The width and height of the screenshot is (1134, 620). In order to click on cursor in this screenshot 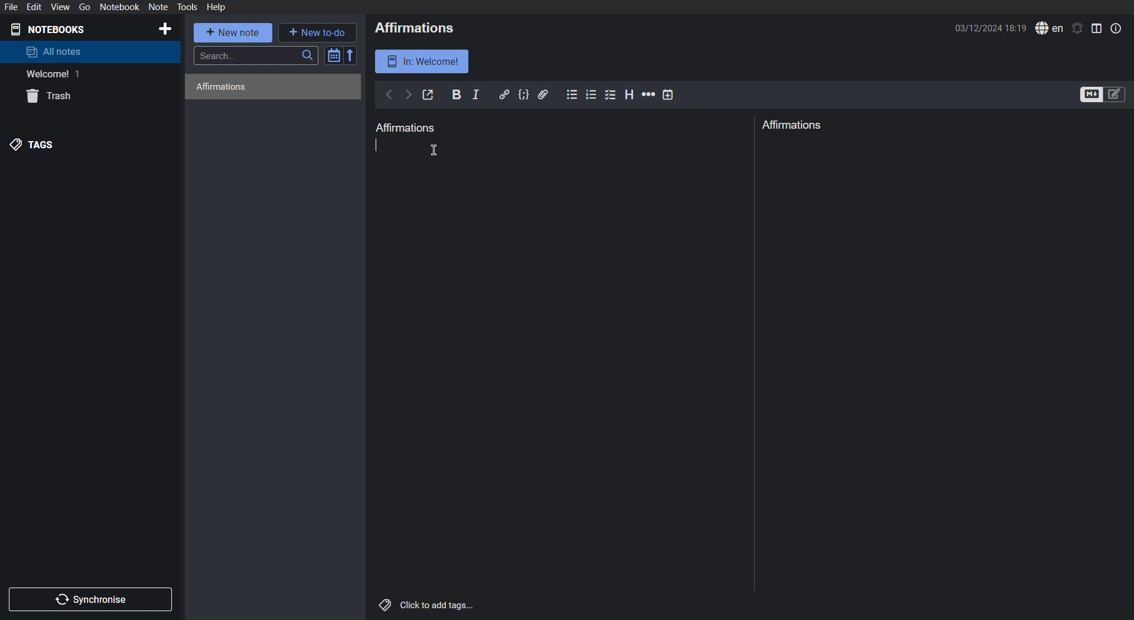, I will do `click(436, 149)`.